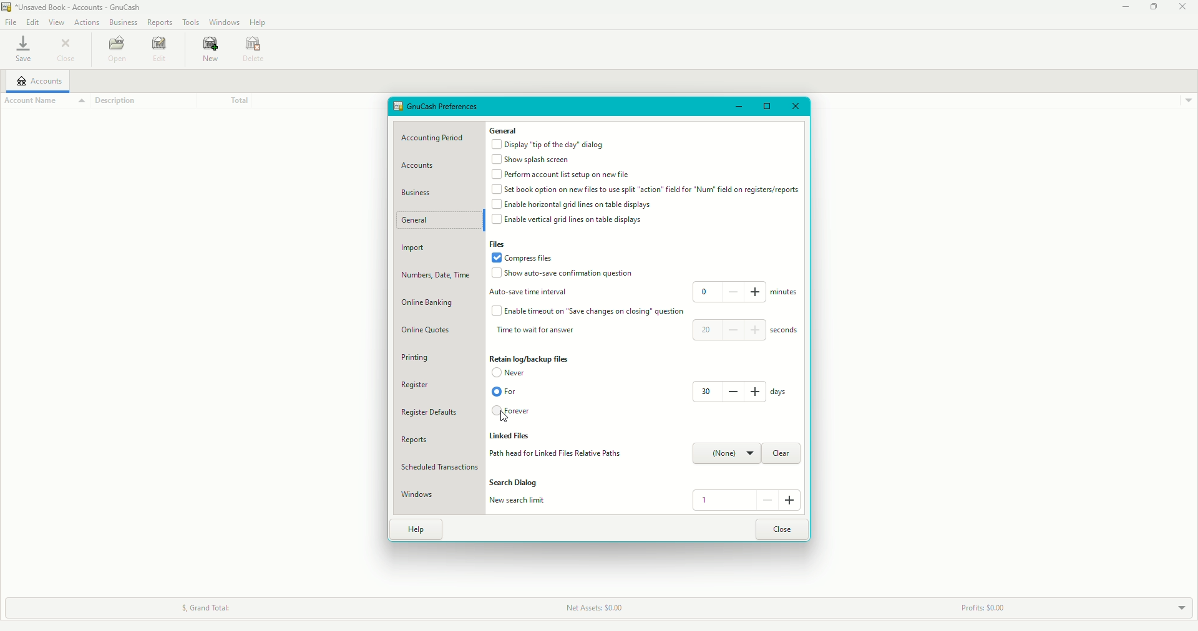 Image resolution: width=1198 pixels, height=631 pixels. I want to click on Windows, so click(226, 22).